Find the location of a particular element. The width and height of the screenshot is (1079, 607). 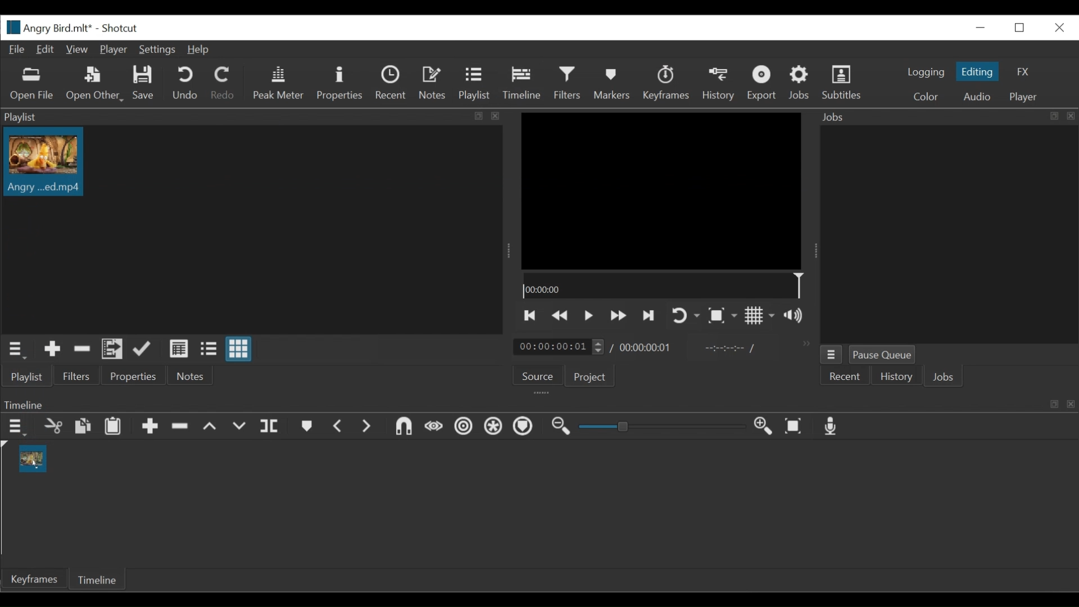

Jobs is located at coordinates (801, 83).